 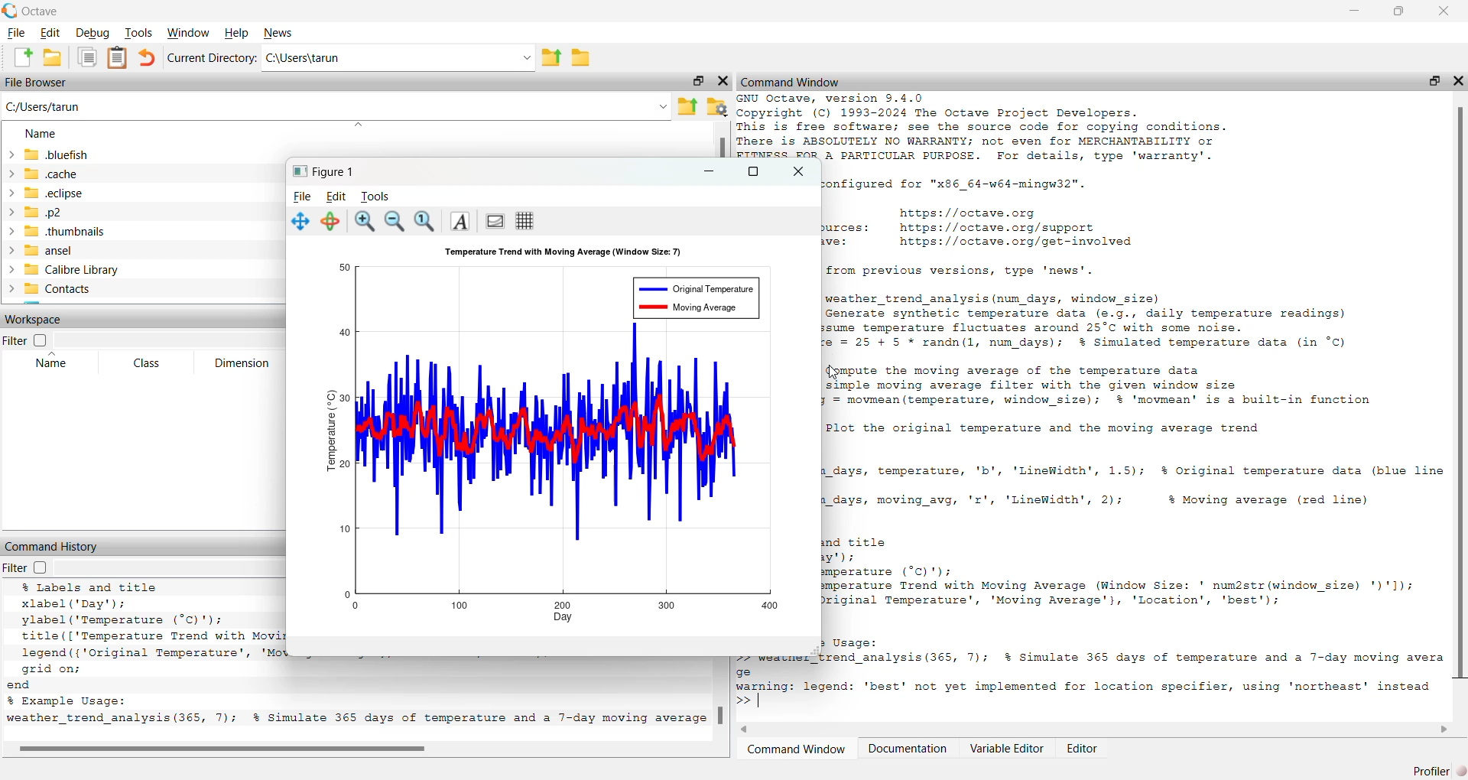 What do you see at coordinates (719, 148) in the screenshot?
I see `Scrollbar` at bounding box center [719, 148].